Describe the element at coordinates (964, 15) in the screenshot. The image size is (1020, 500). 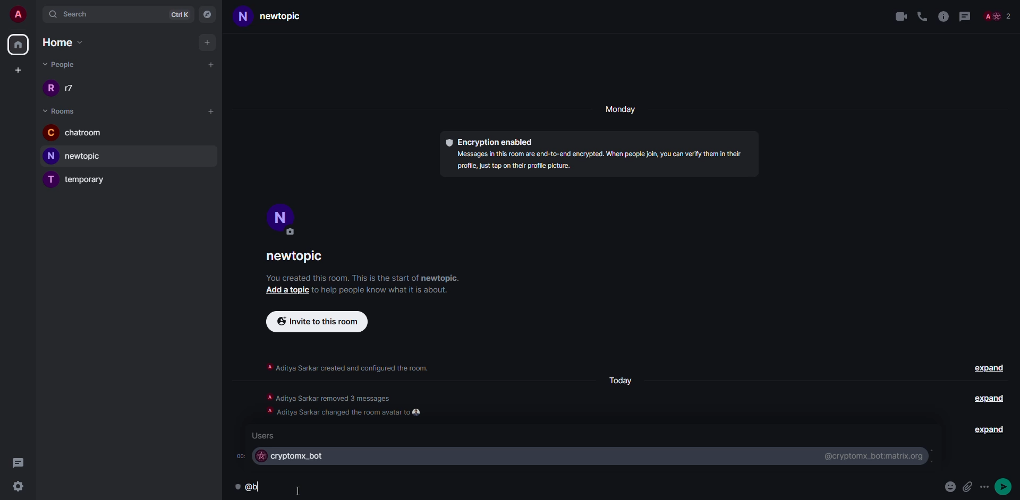
I see `threads` at that location.